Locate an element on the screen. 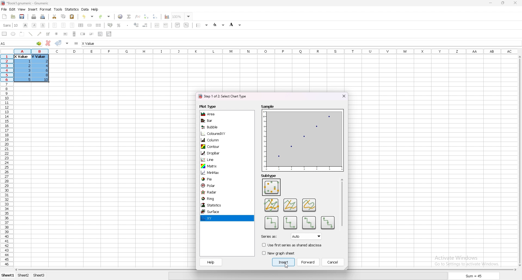 Image resolution: width=522 pixels, height=280 pixels. statistics is located at coordinates (72, 9).